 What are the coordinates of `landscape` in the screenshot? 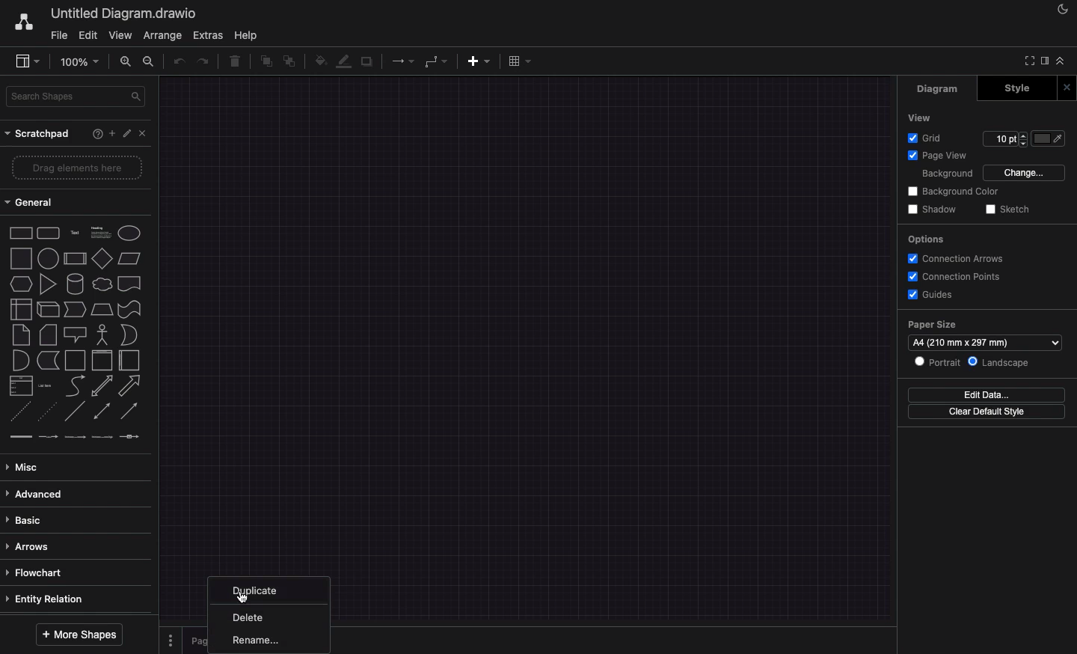 It's located at (998, 363).